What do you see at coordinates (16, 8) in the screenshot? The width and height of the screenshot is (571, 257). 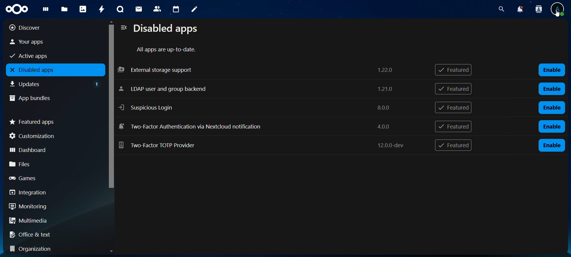 I see `icon` at bounding box center [16, 8].